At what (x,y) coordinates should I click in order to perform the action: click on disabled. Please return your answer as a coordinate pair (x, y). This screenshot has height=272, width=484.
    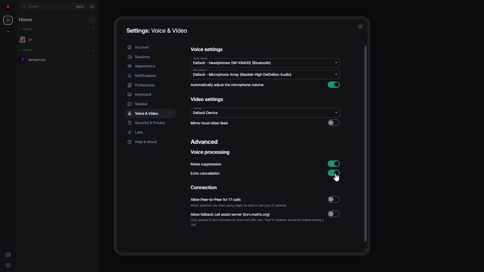
    Looking at the image, I should click on (336, 214).